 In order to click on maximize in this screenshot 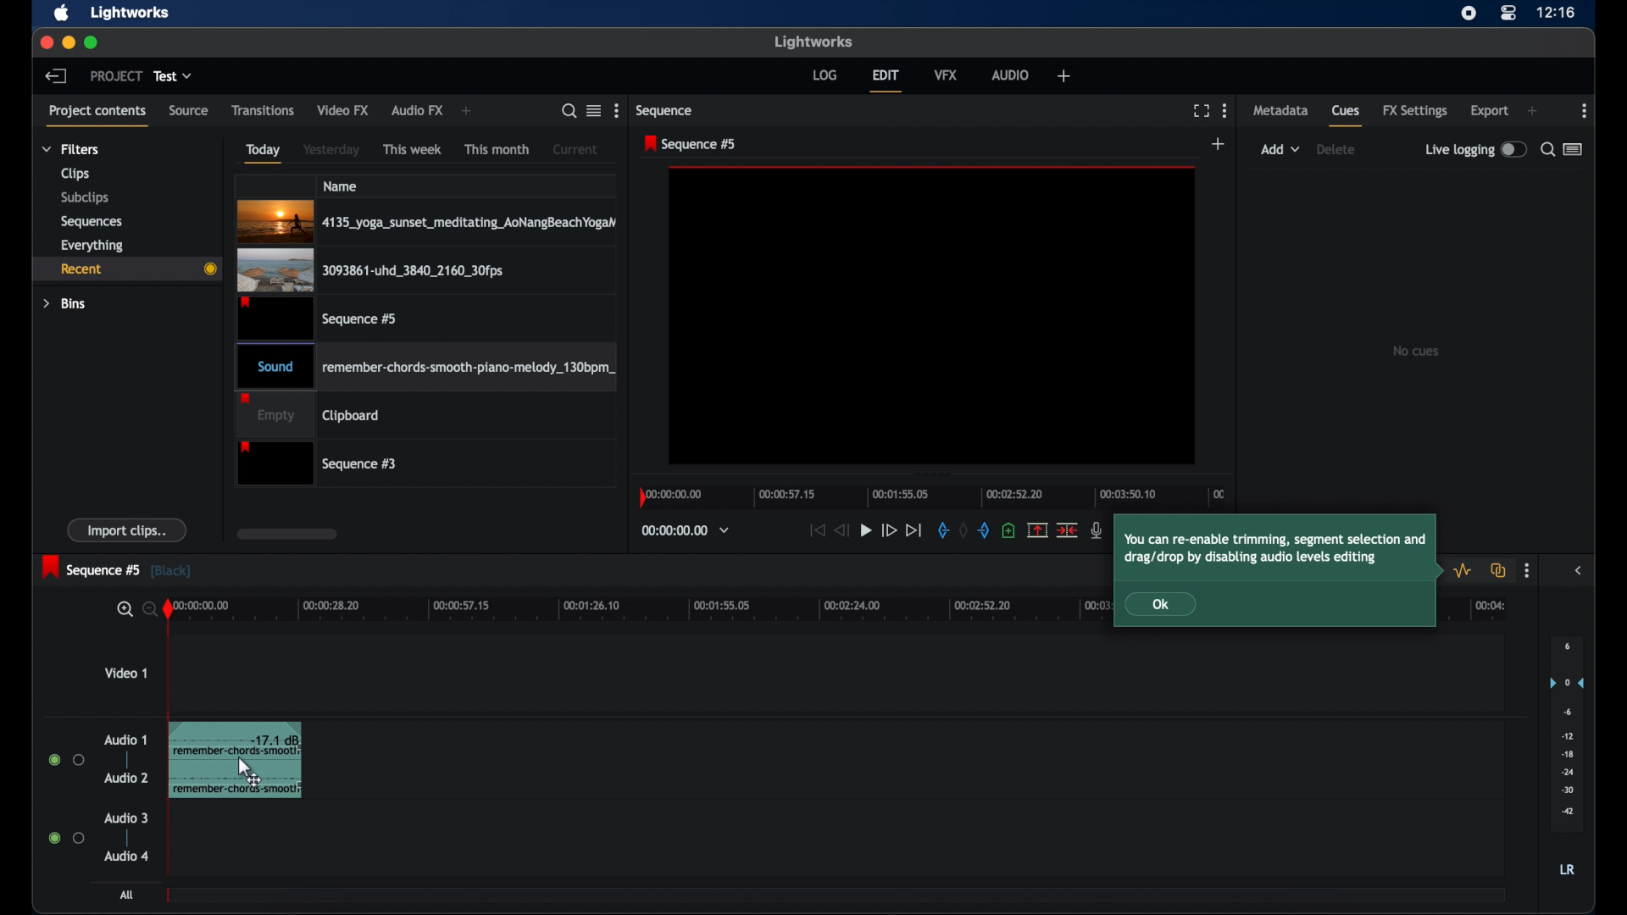, I will do `click(92, 42)`.